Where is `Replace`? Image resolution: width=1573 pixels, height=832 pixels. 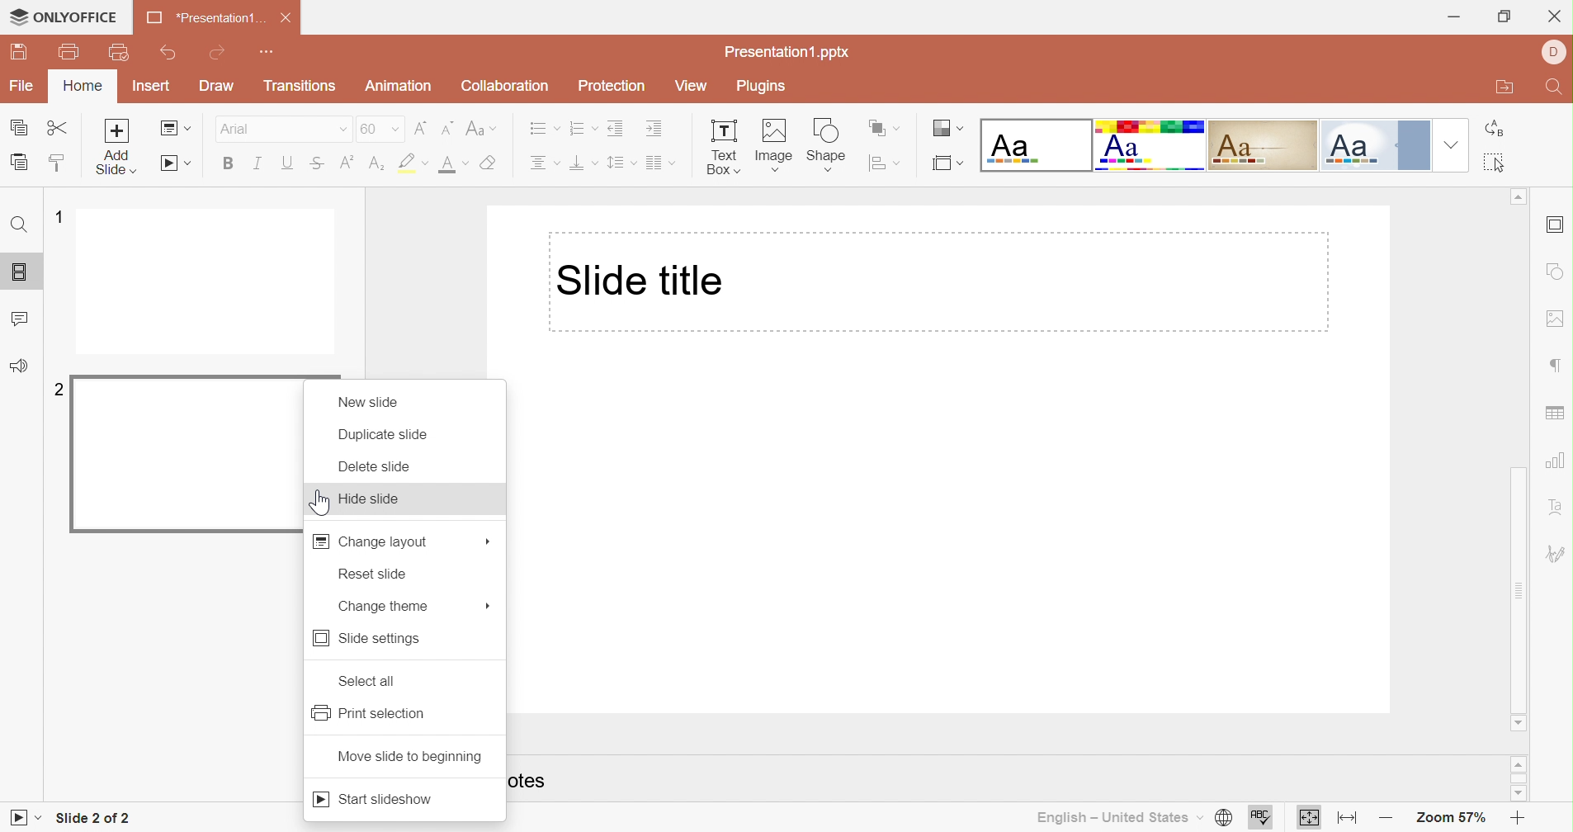 Replace is located at coordinates (1500, 130).